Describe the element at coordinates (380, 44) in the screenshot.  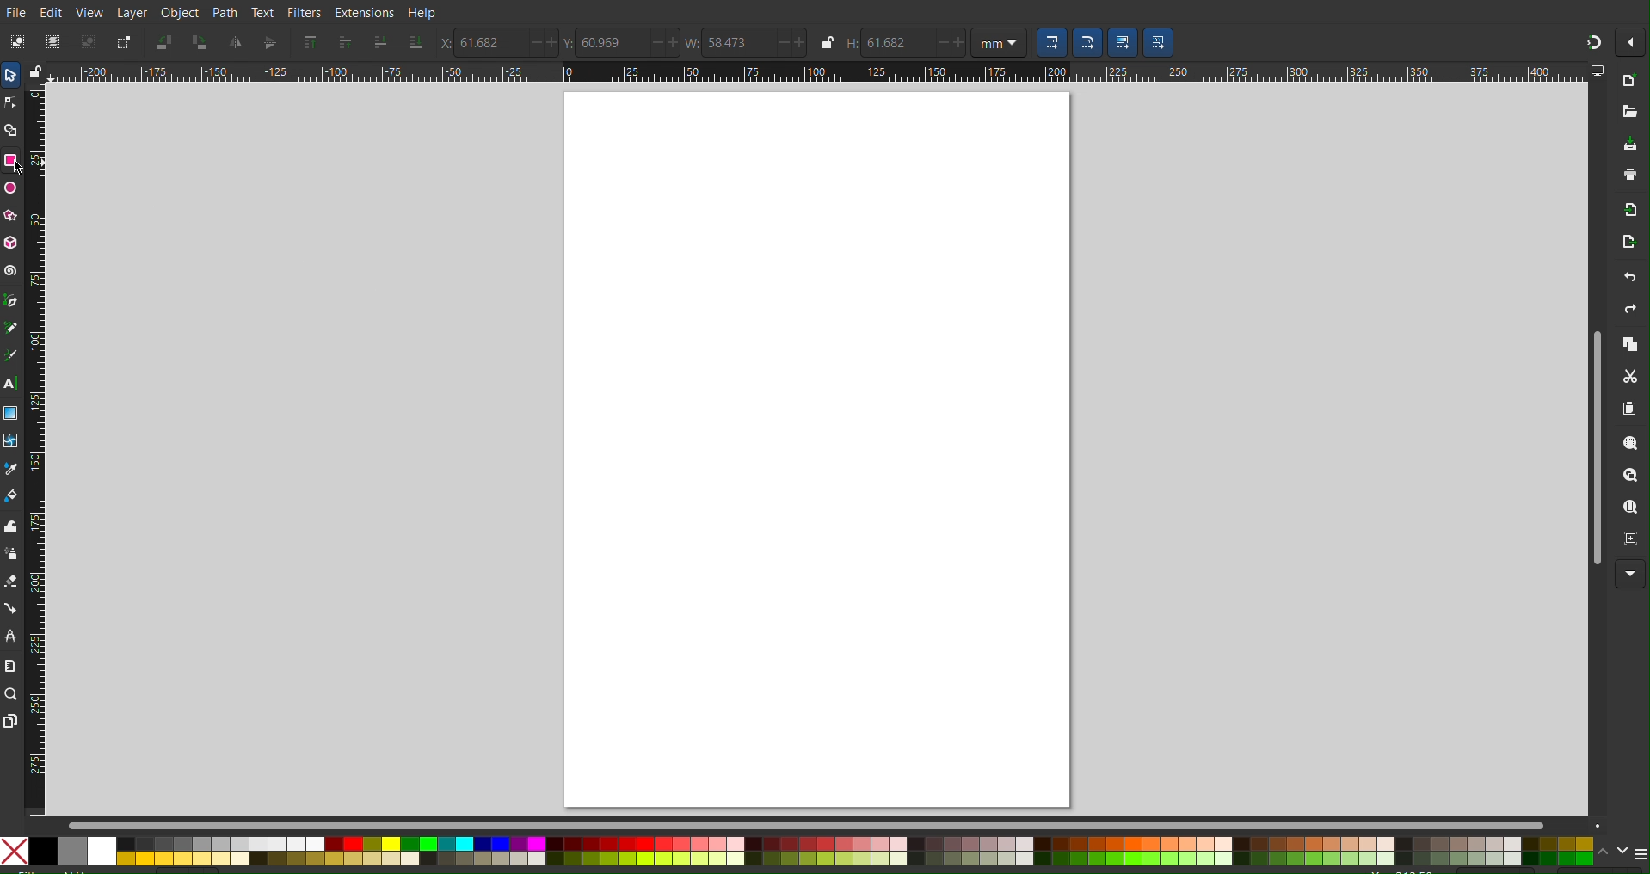
I see `Send one layer below` at that location.